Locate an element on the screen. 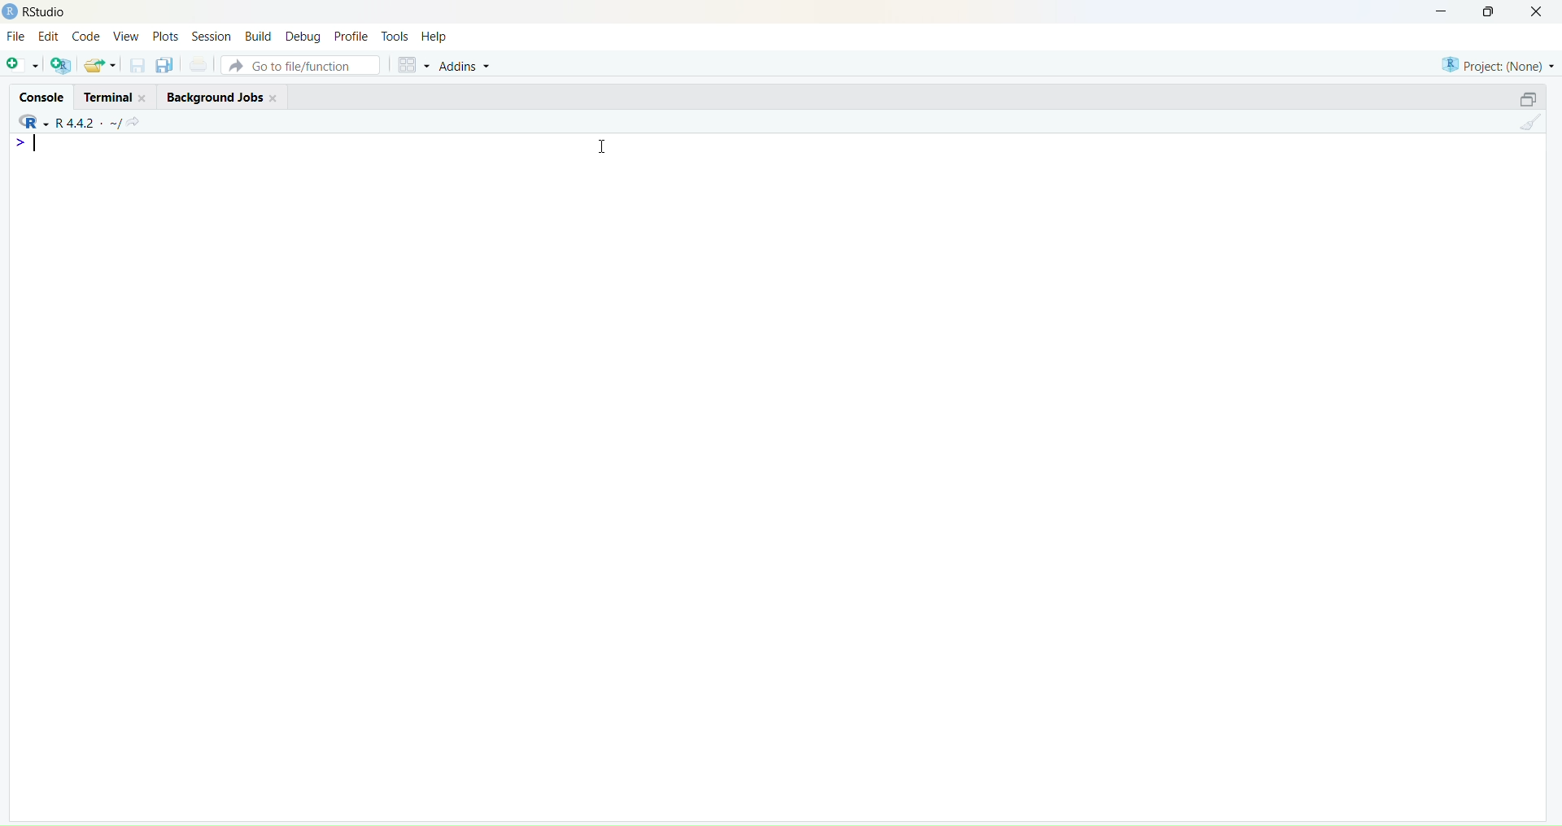 Image resolution: width=1562 pixels, height=826 pixels. add R file is located at coordinates (62, 65).